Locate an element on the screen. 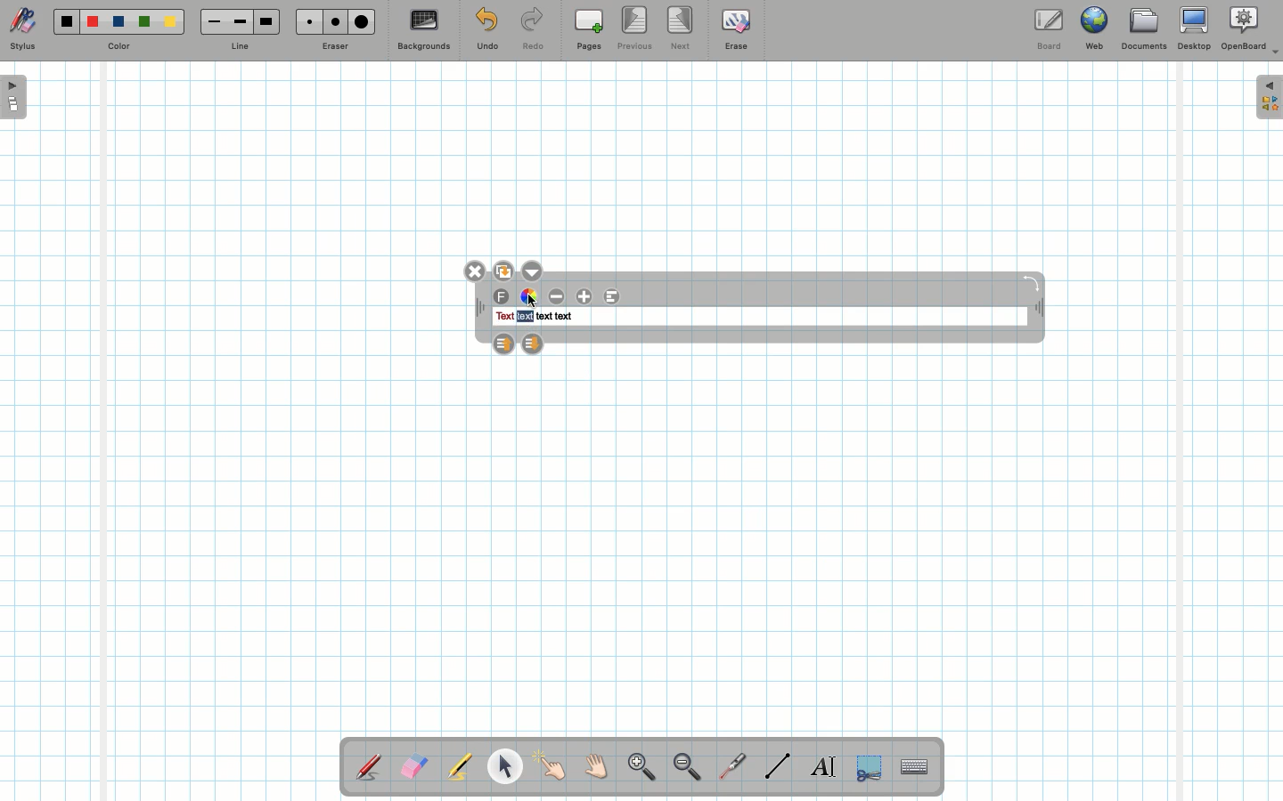  Erase is located at coordinates (735, 28).